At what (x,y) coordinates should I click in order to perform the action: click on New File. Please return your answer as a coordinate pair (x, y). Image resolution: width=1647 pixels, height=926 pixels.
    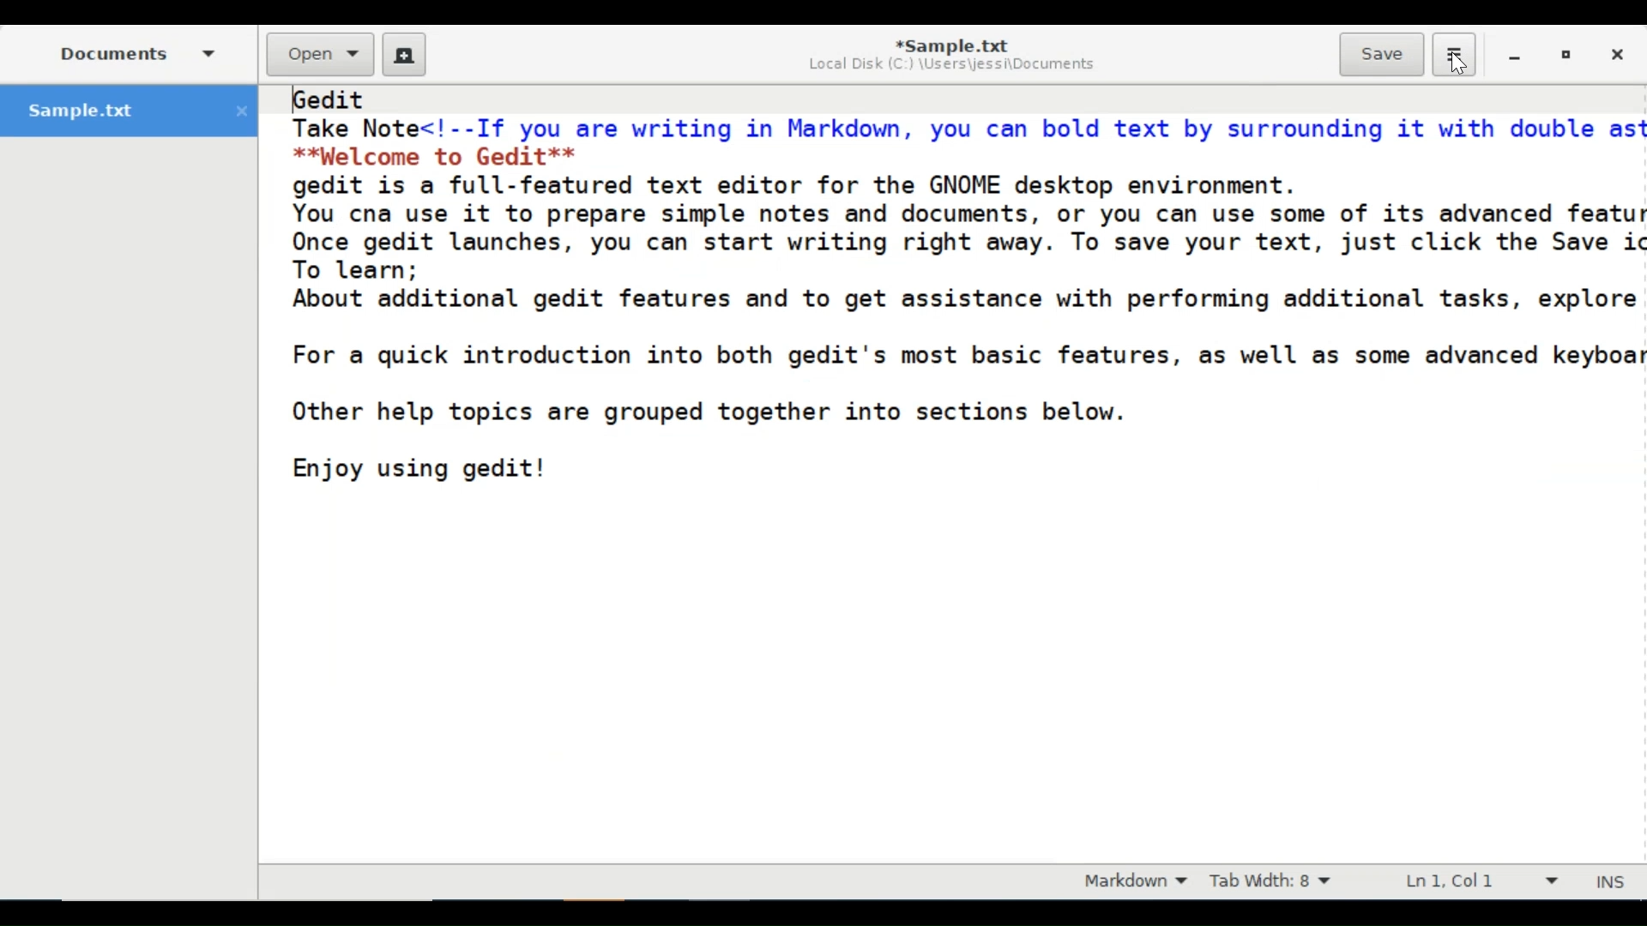
    Looking at the image, I should click on (401, 55).